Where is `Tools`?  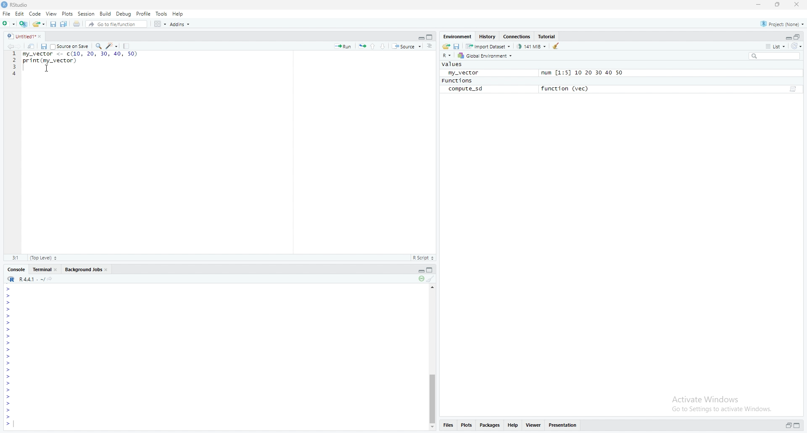 Tools is located at coordinates (161, 14).